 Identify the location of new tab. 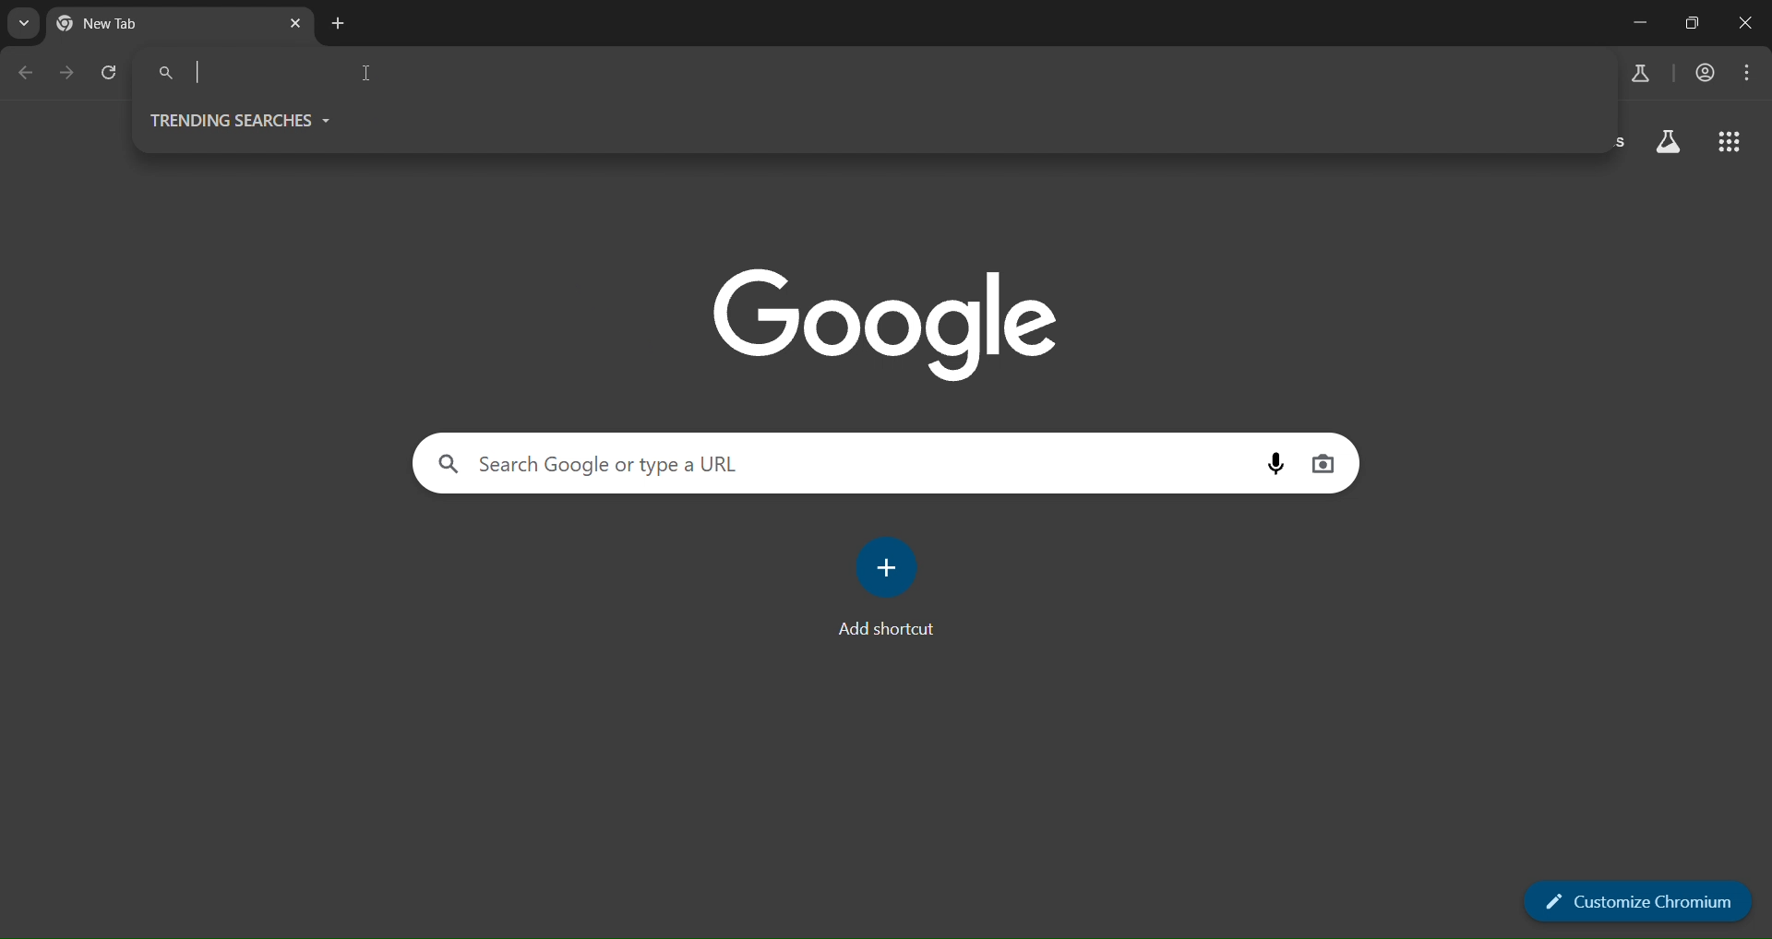
(293, 26).